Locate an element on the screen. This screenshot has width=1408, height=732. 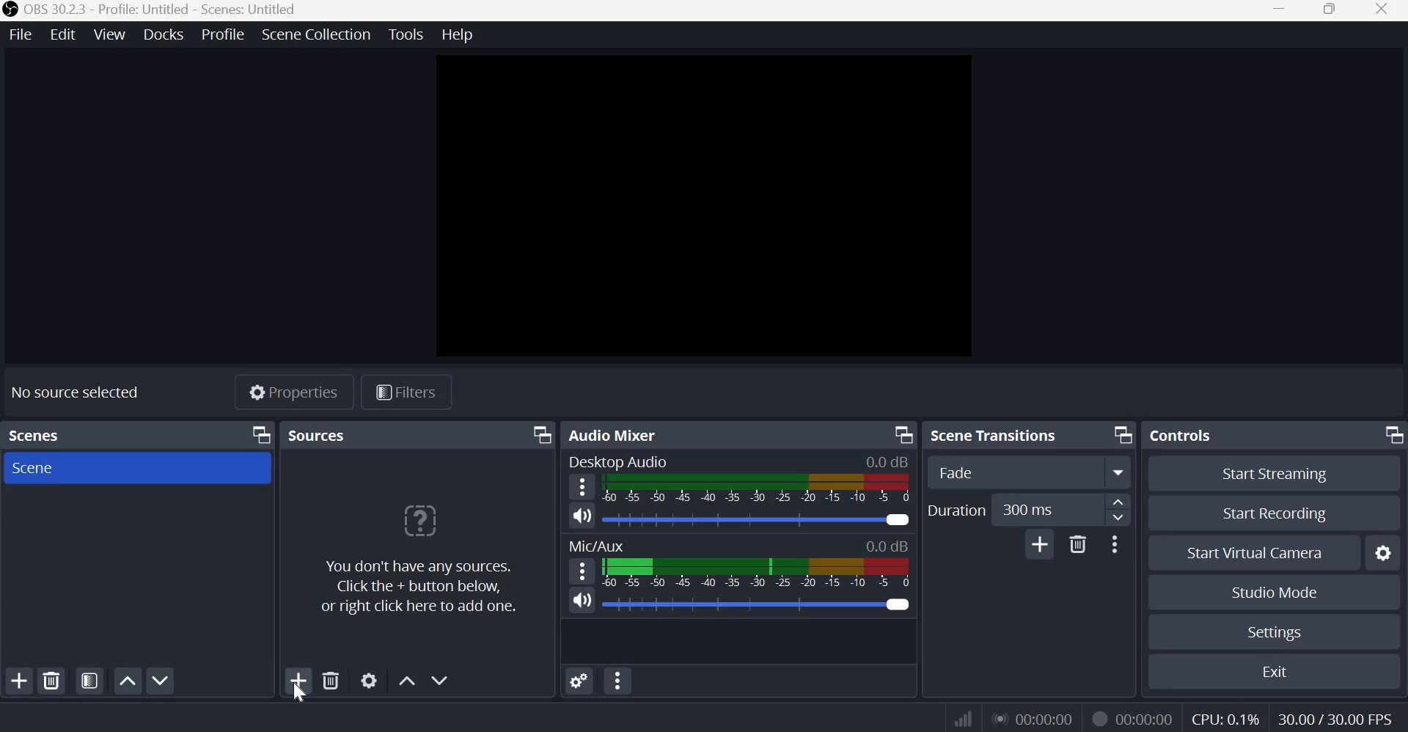
Add source(s) is located at coordinates (300, 680).